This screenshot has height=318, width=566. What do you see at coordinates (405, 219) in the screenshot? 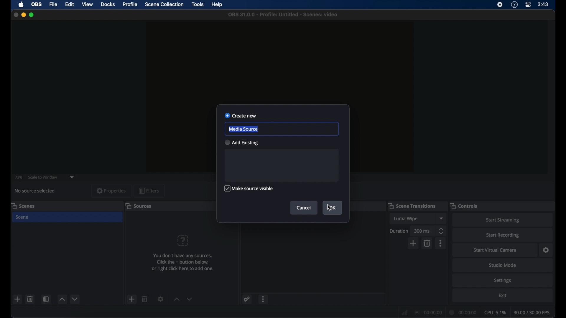
I see `luma wipe` at bounding box center [405, 219].